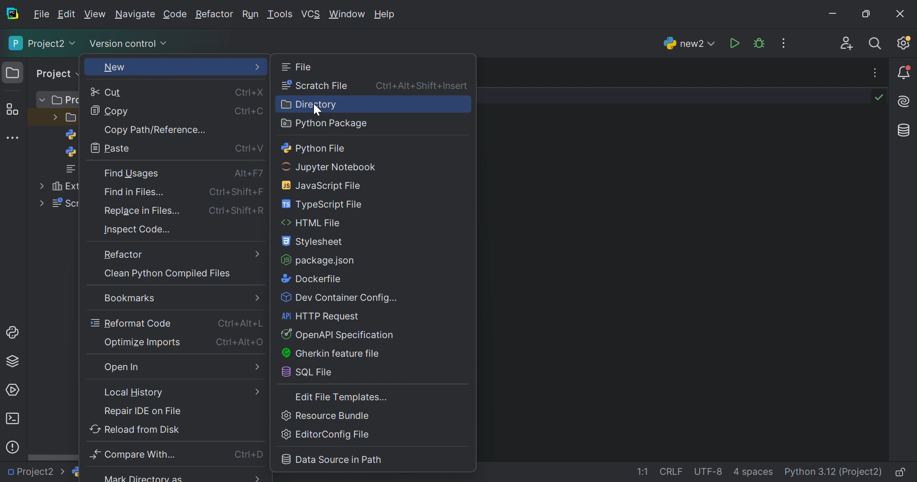 This screenshot has width=917, height=482. I want to click on new2, so click(688, 44).